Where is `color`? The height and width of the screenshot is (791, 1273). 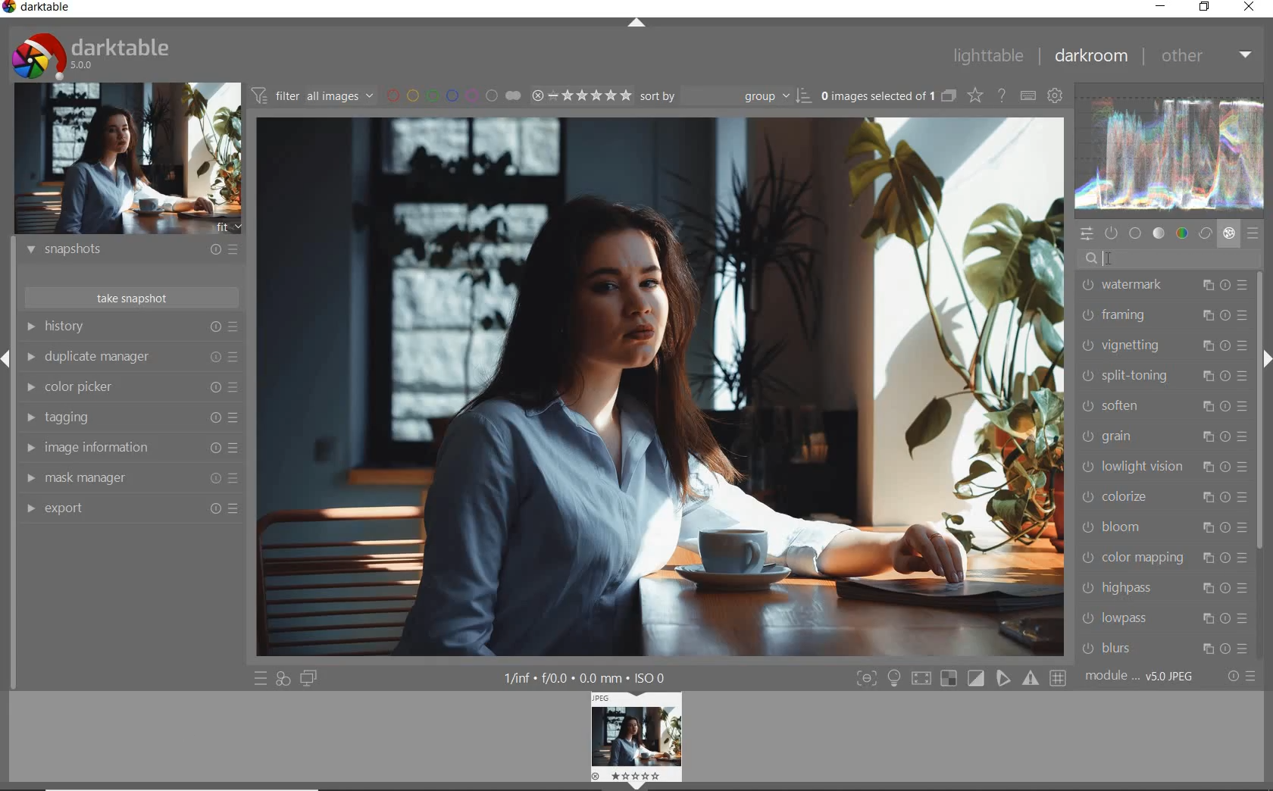
color is located at coordinates (1183, 233).